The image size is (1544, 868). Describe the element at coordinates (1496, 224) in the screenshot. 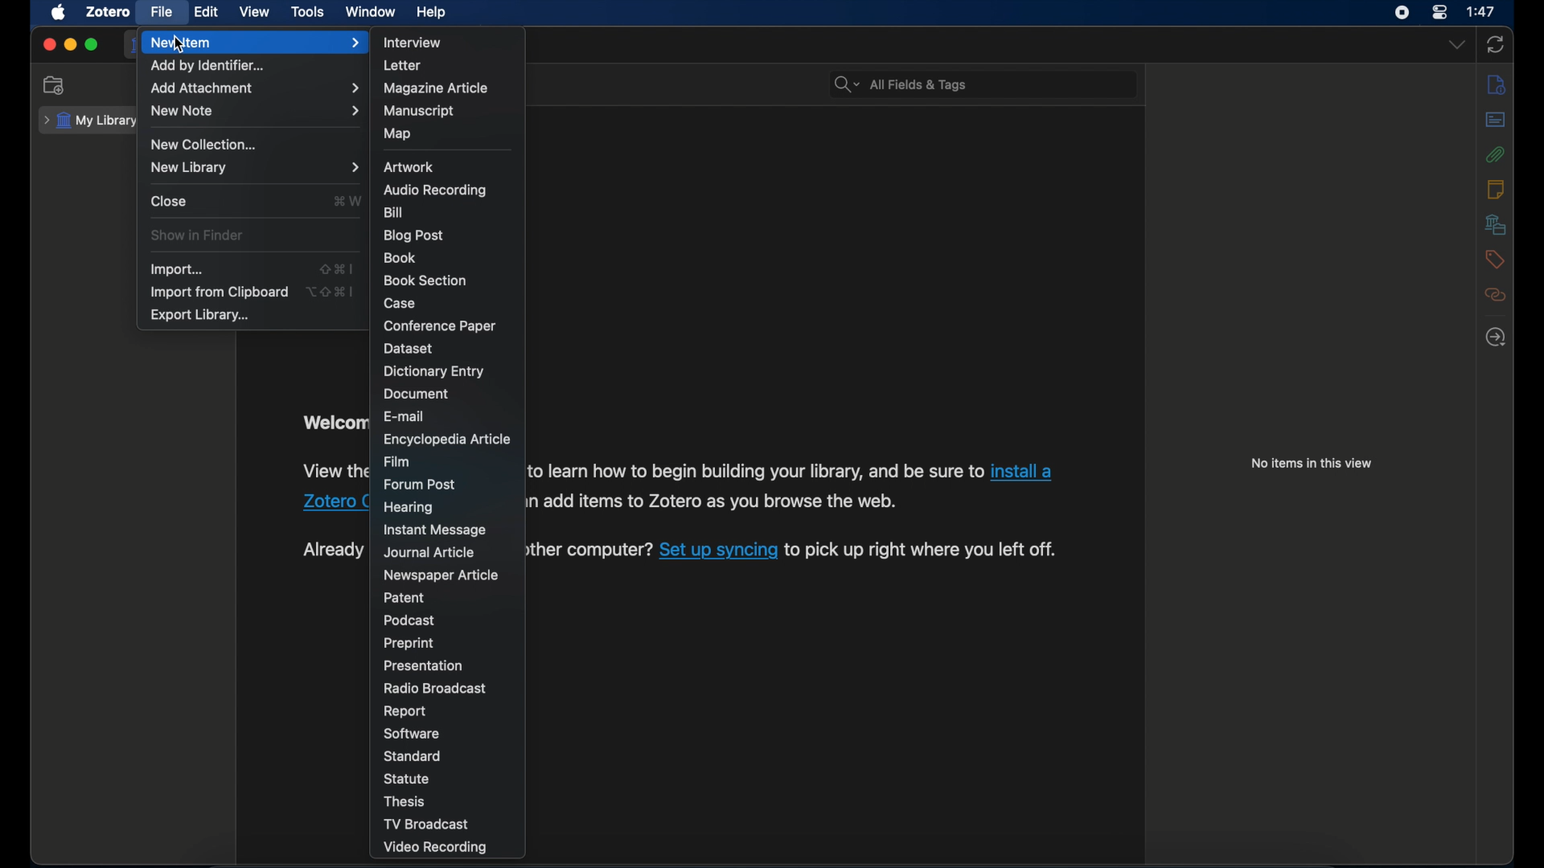

I see `libraries` at that location.